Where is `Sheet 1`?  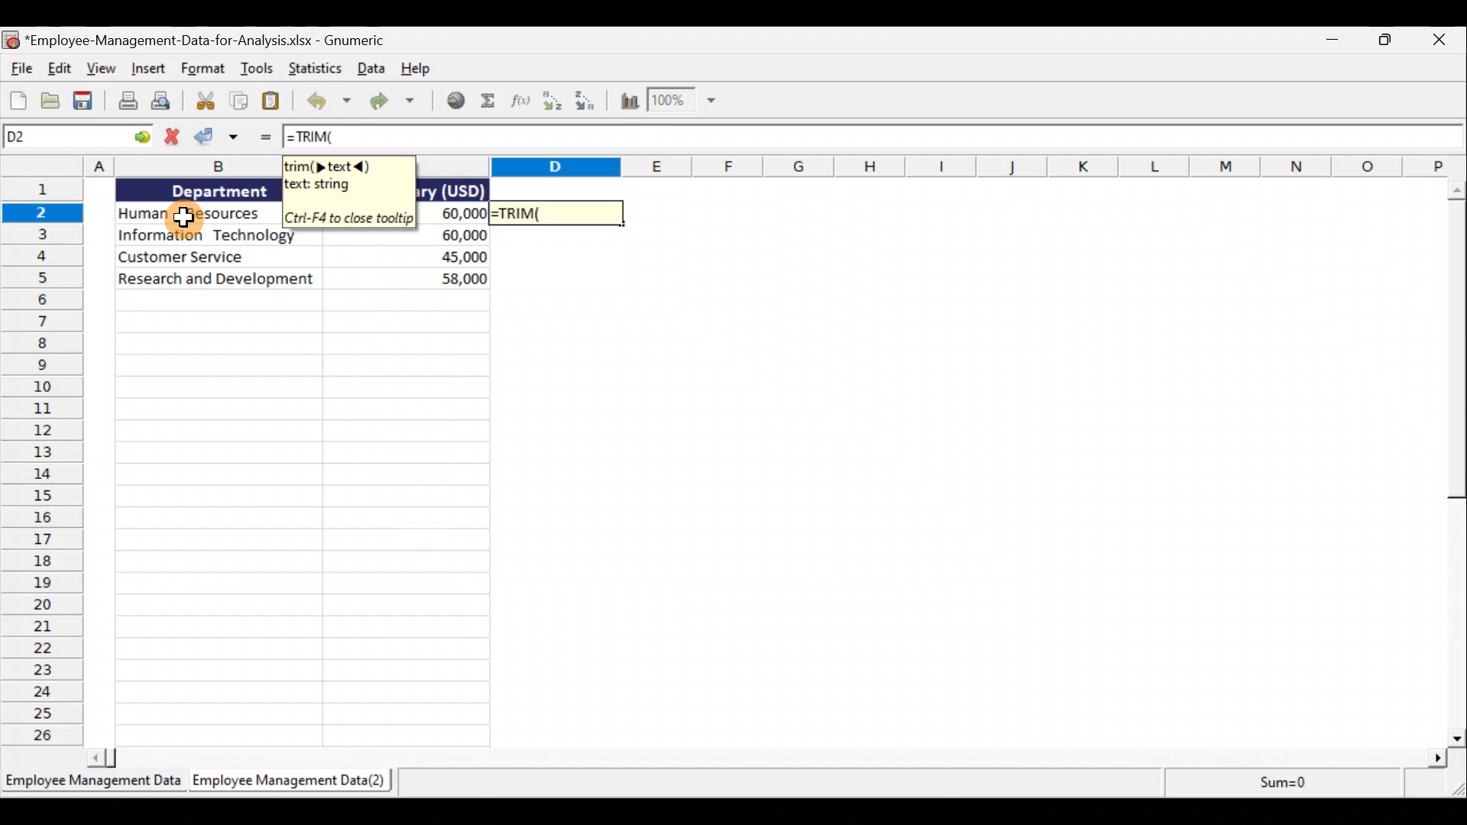
Sheet 1 is located at coordinates (92, 782).